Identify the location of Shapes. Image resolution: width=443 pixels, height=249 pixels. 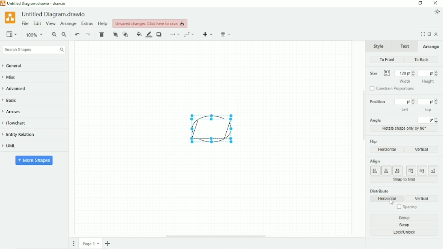
(207, 129).